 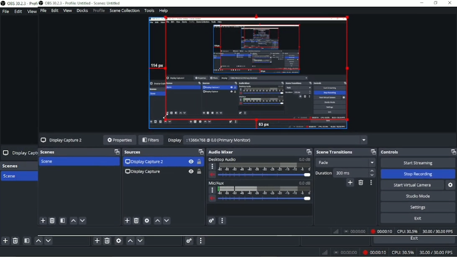 I want to click on 00:00:10, so click(x=383, y=231).